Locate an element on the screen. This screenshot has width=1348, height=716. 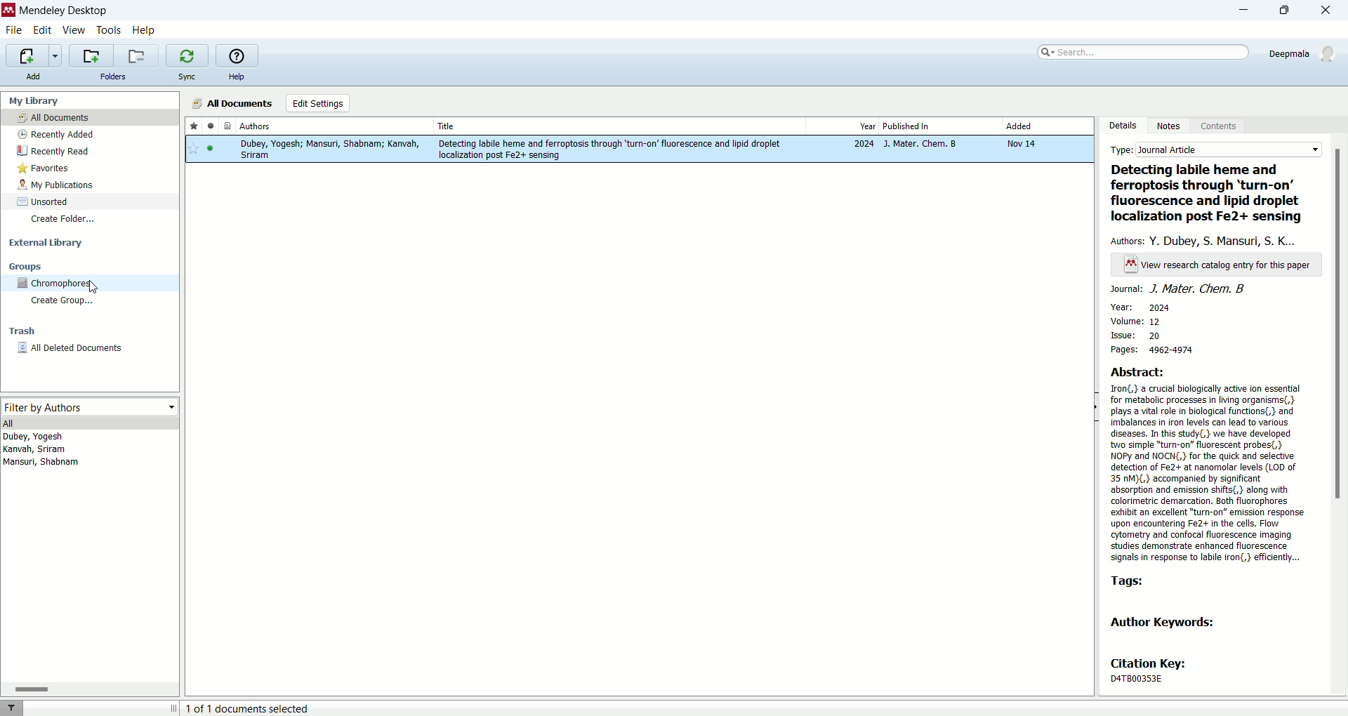
type is located at coordinates (1217, 151).